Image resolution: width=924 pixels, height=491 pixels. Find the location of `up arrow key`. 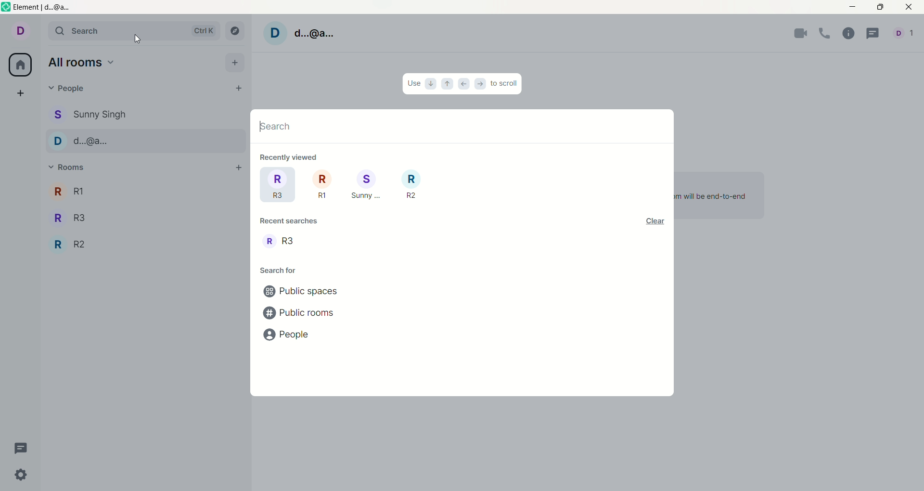

up arrow key is located at coordinates (448, 85).